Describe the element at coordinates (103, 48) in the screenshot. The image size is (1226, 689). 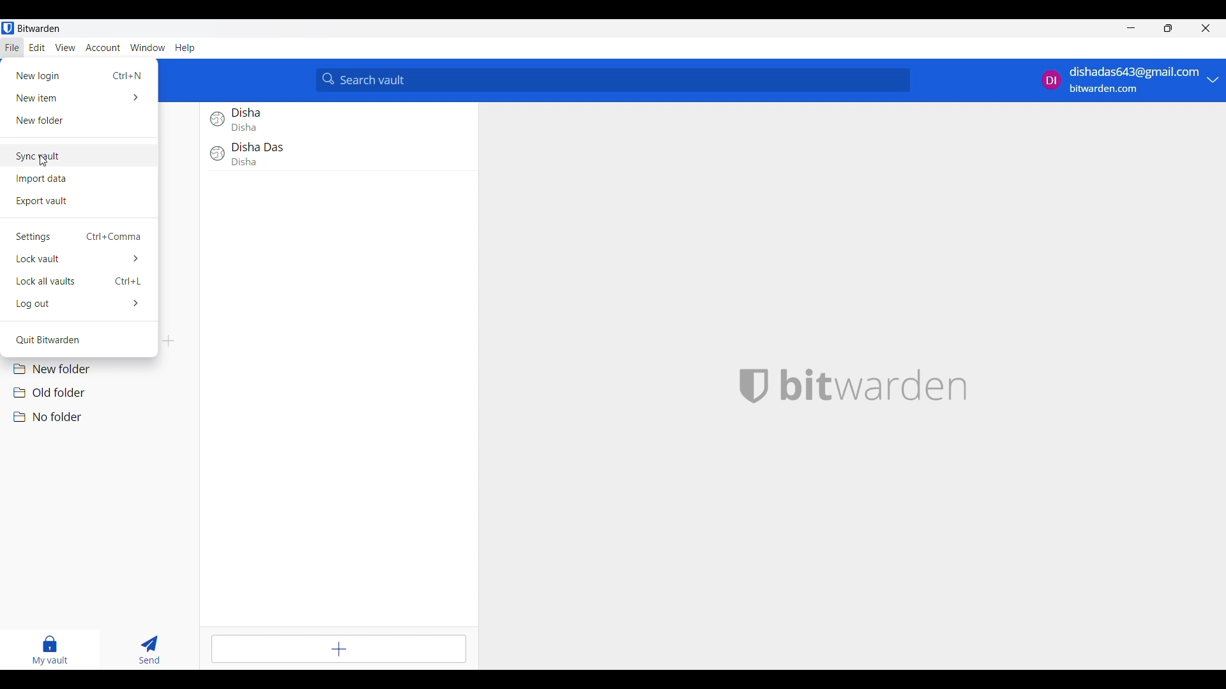
I see `Account menu` at that location.